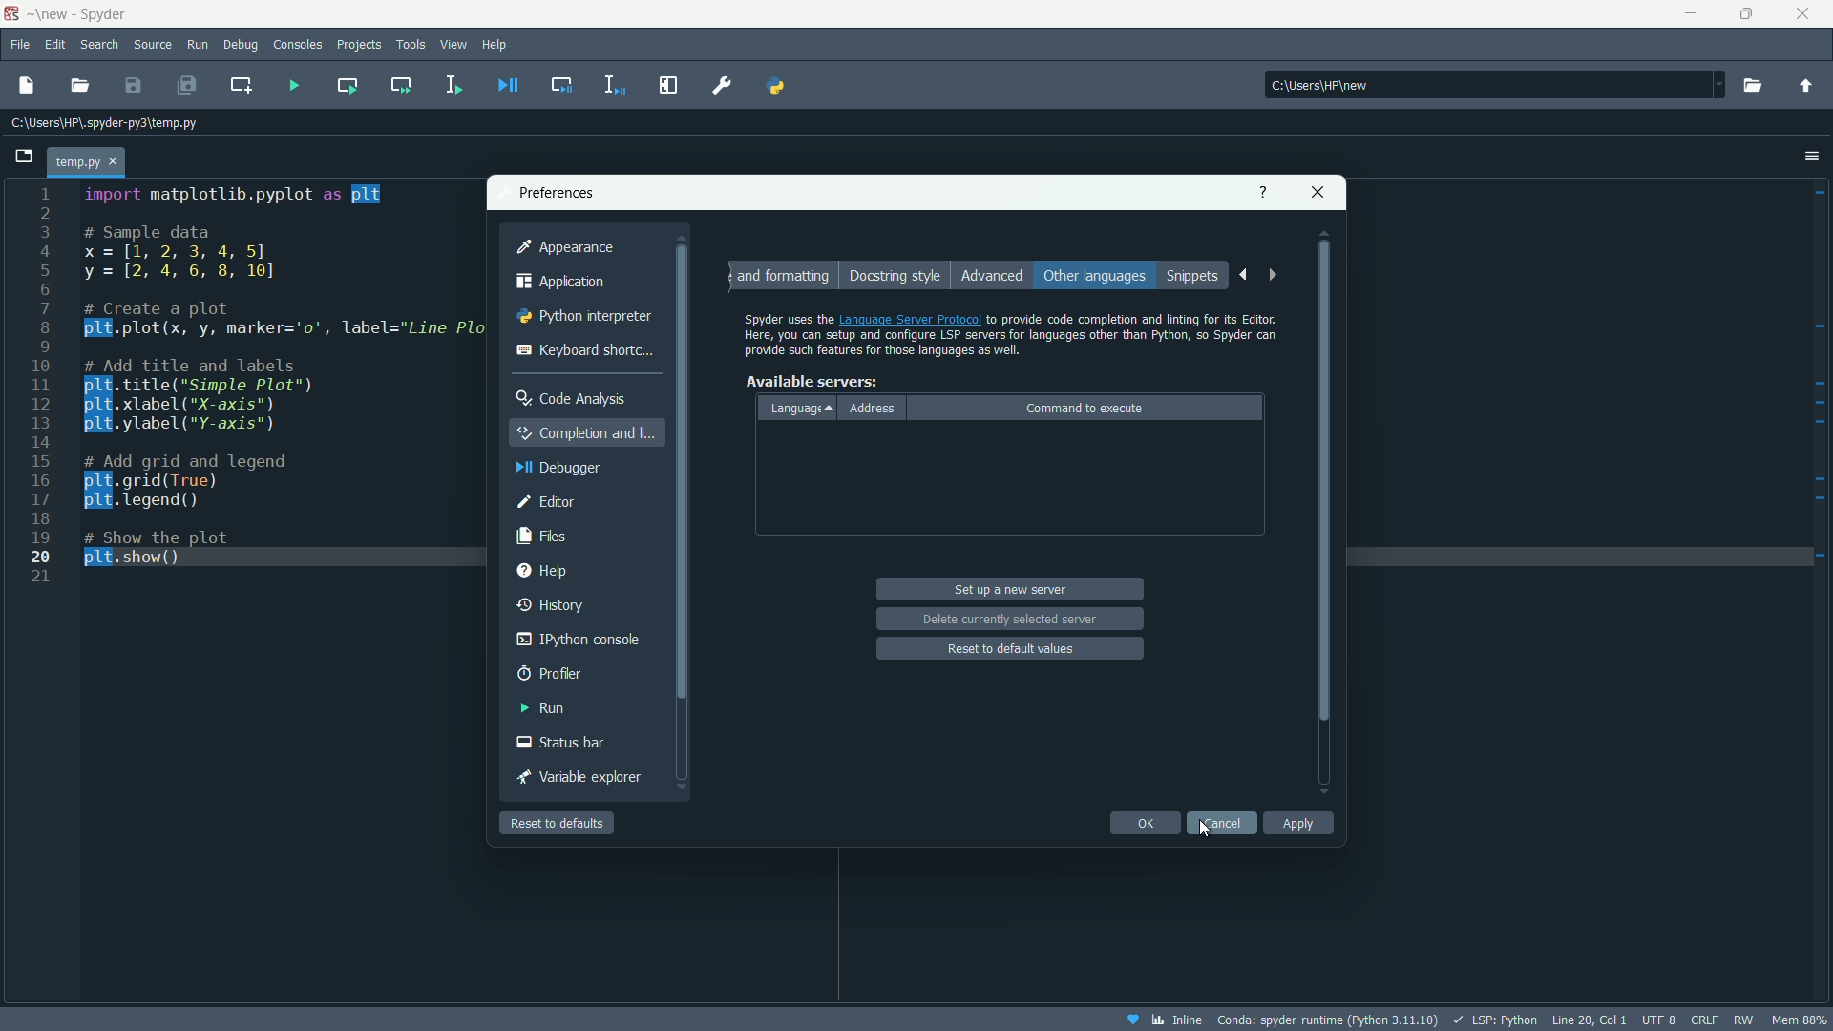 The width and height of the screenshot is (1833, 1031). I want to click on Docstring style, so click(893, 276).